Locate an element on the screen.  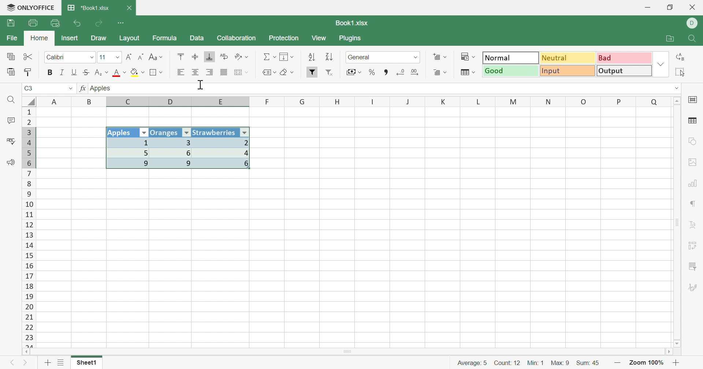
Collaboration is located at coordinates (236, 37).